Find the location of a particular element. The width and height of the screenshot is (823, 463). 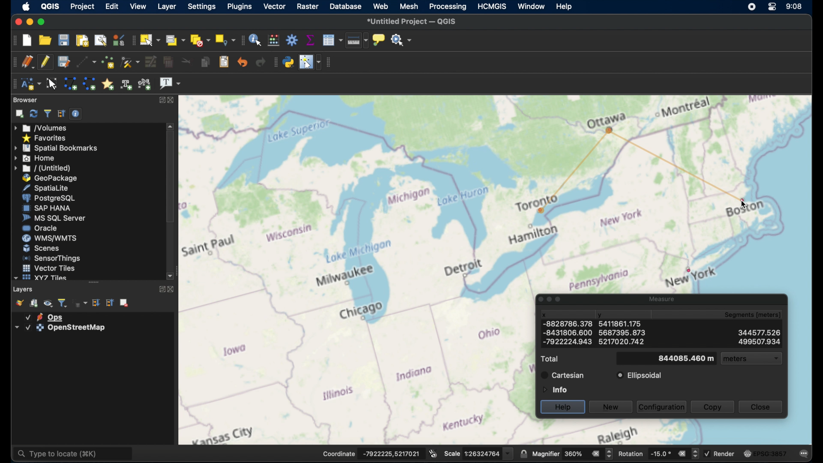

mesh is located at coordinates (409, 6).